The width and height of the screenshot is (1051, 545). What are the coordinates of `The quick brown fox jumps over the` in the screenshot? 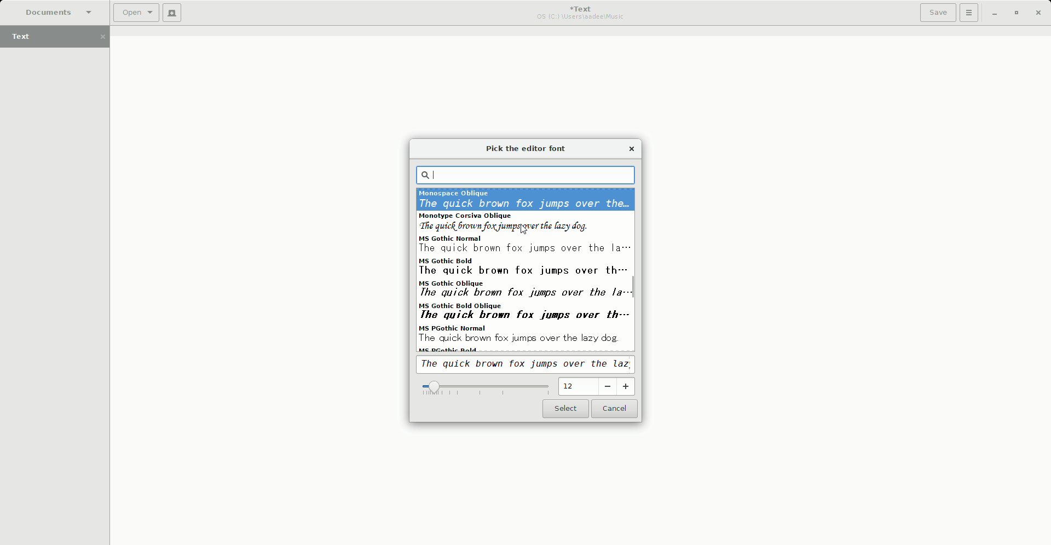 It's located at (528, 365).